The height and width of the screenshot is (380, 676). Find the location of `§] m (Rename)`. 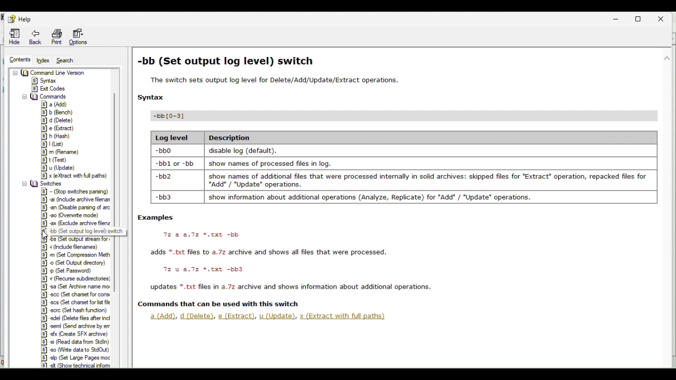

§] m (Rename) is located at coordinates (62, 152).